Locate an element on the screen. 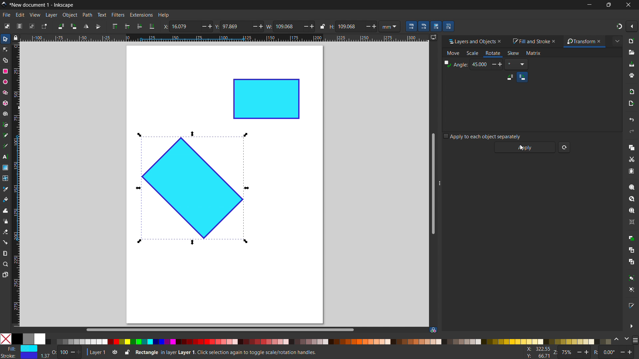  X: 23.447 is located at coordinates (180, 26).